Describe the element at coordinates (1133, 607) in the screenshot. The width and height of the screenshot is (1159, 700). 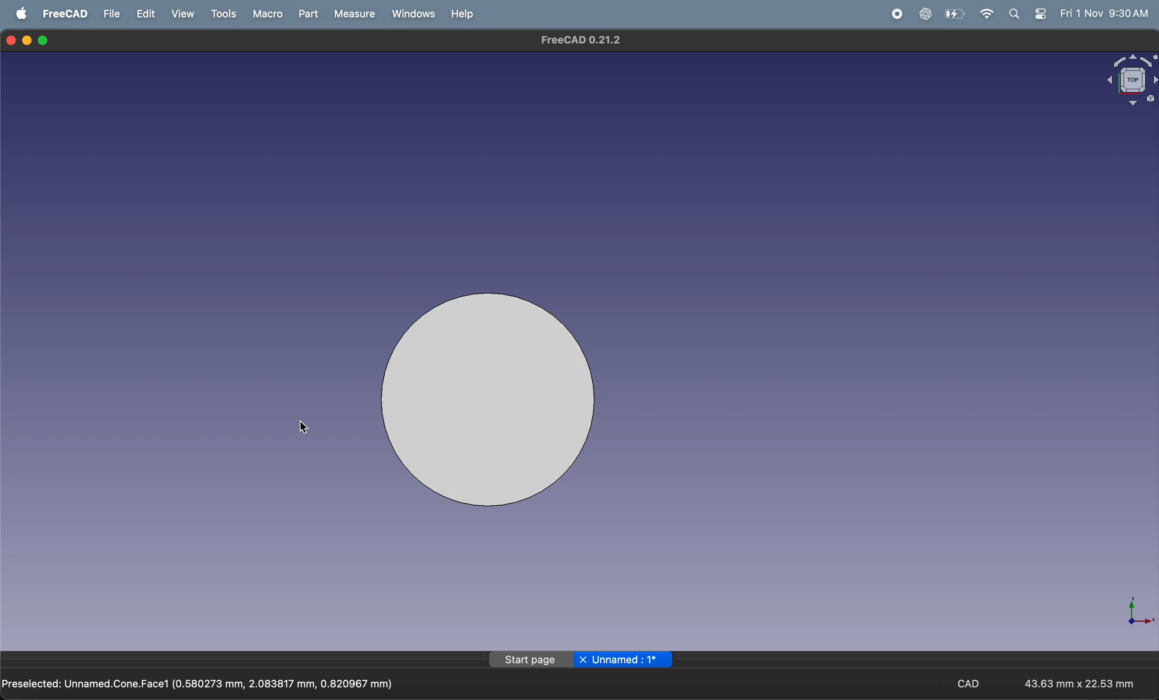
I see `Axis` at that location.